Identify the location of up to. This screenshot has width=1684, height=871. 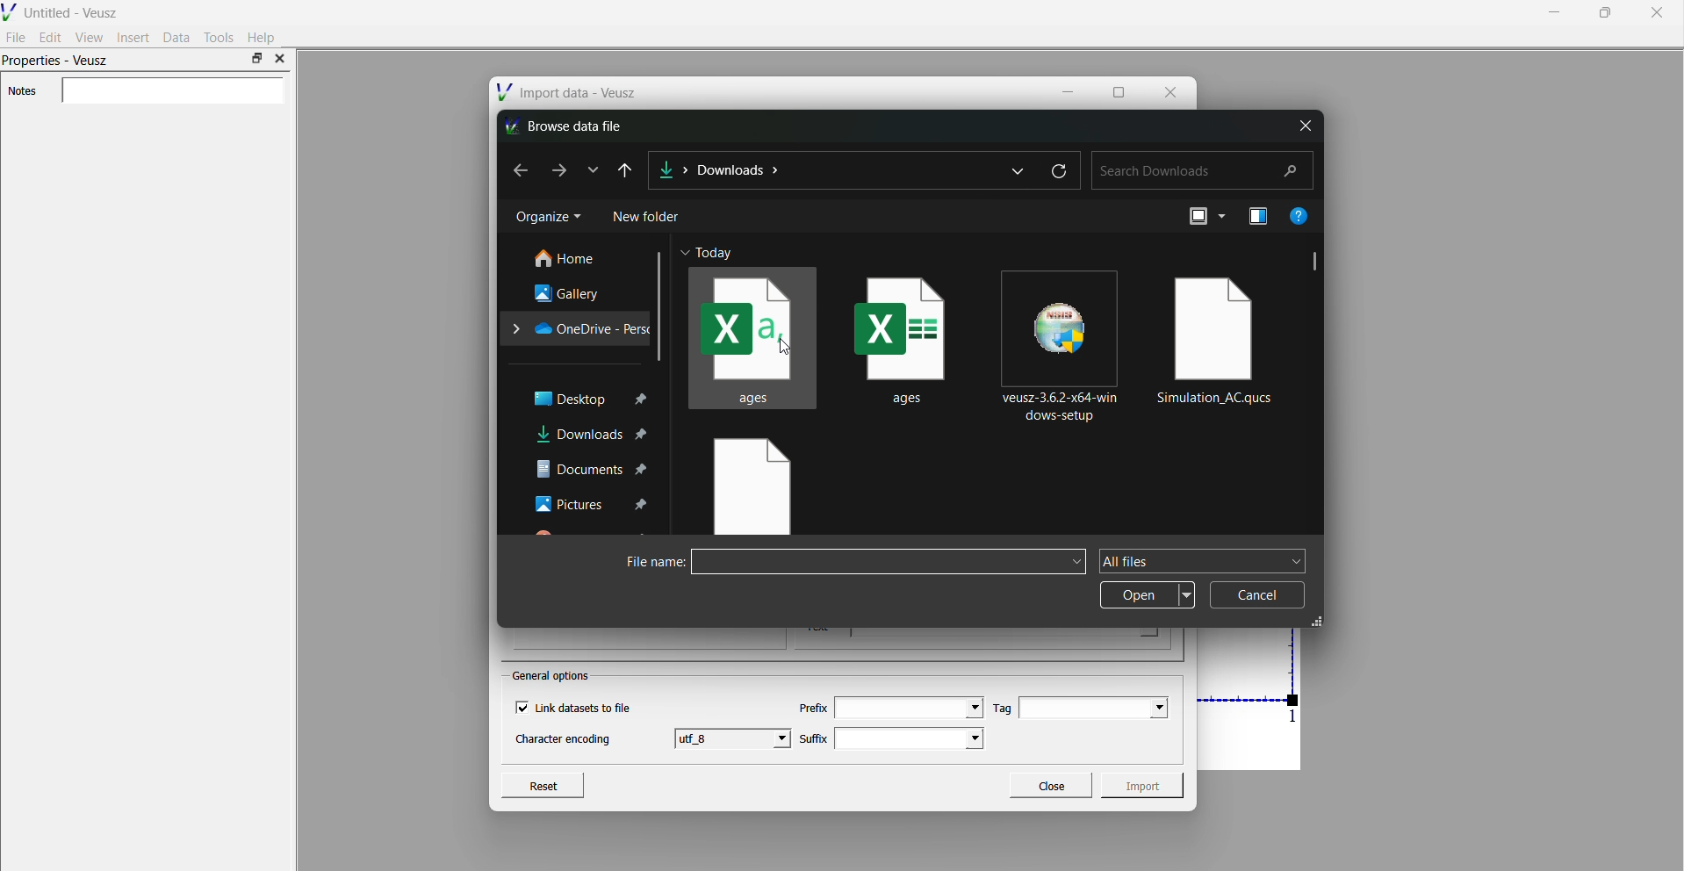
(627, 170).